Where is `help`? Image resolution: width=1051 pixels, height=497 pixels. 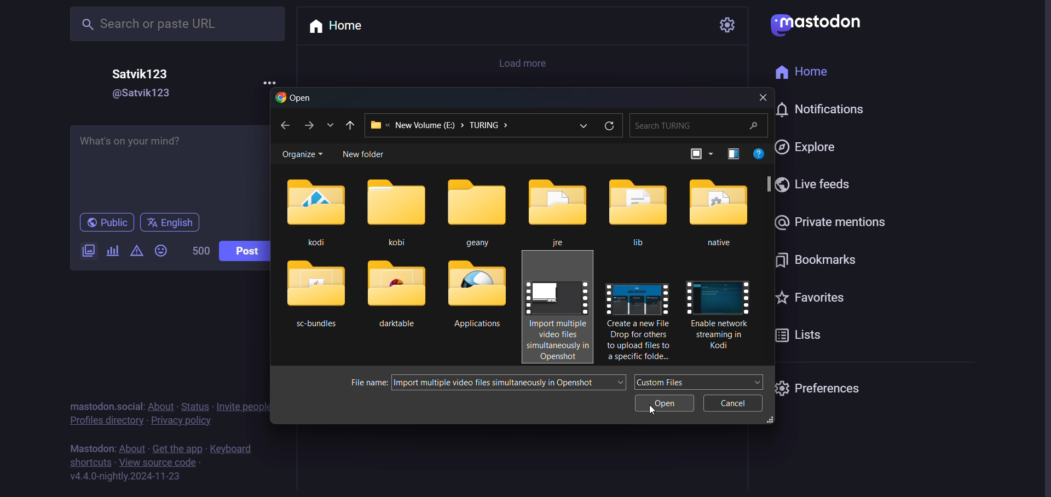
help is located at coordinates (761, 154).